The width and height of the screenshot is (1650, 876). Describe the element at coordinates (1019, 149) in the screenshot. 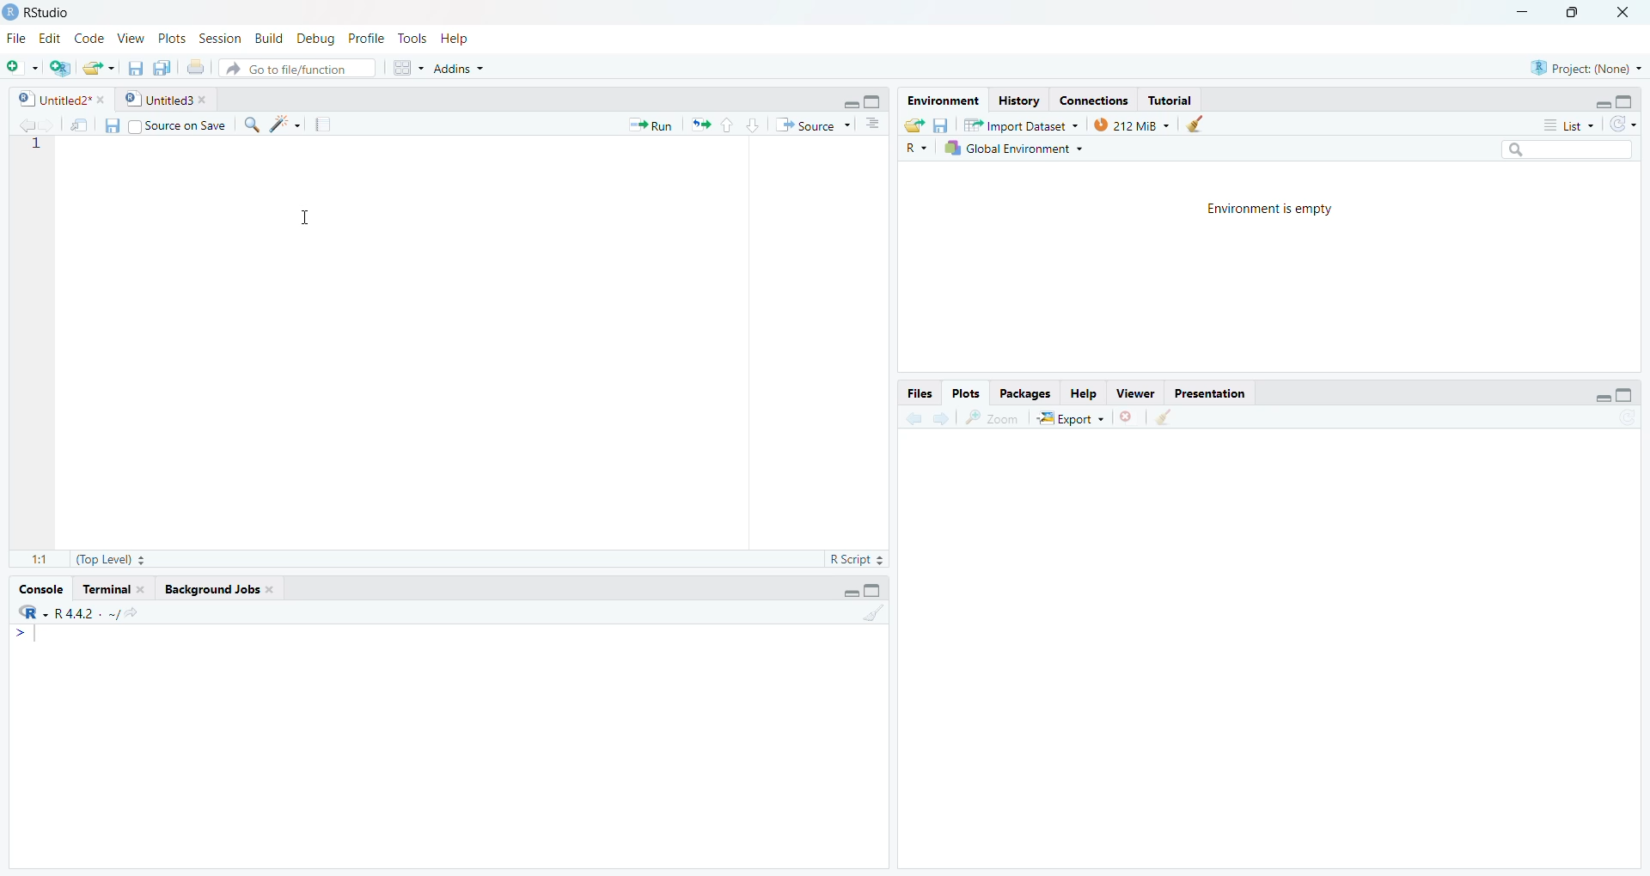

I see `global environment` at that location.